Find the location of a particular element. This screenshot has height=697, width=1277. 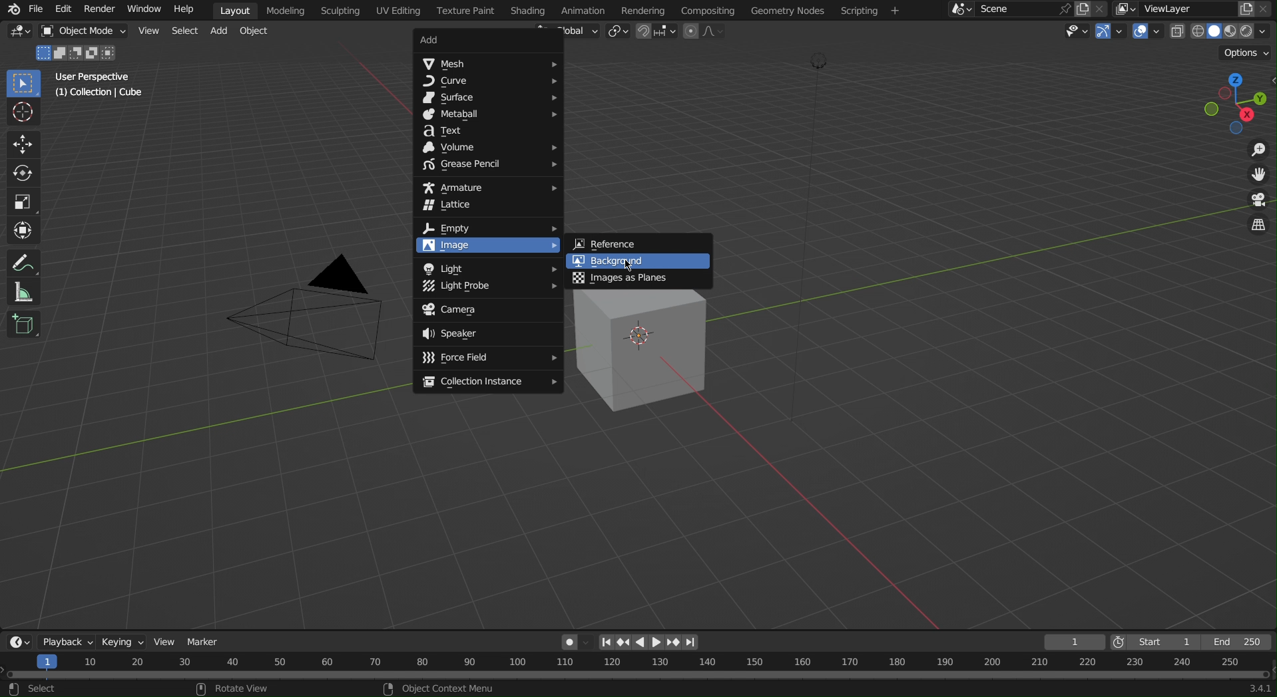

Armature is located at coordinates (487, 185).